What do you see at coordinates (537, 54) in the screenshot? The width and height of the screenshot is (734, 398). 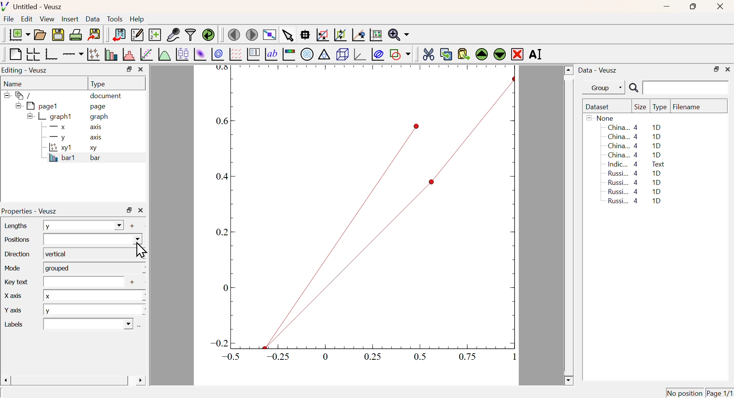 I see `Rename` at bounding box center [537, 54].